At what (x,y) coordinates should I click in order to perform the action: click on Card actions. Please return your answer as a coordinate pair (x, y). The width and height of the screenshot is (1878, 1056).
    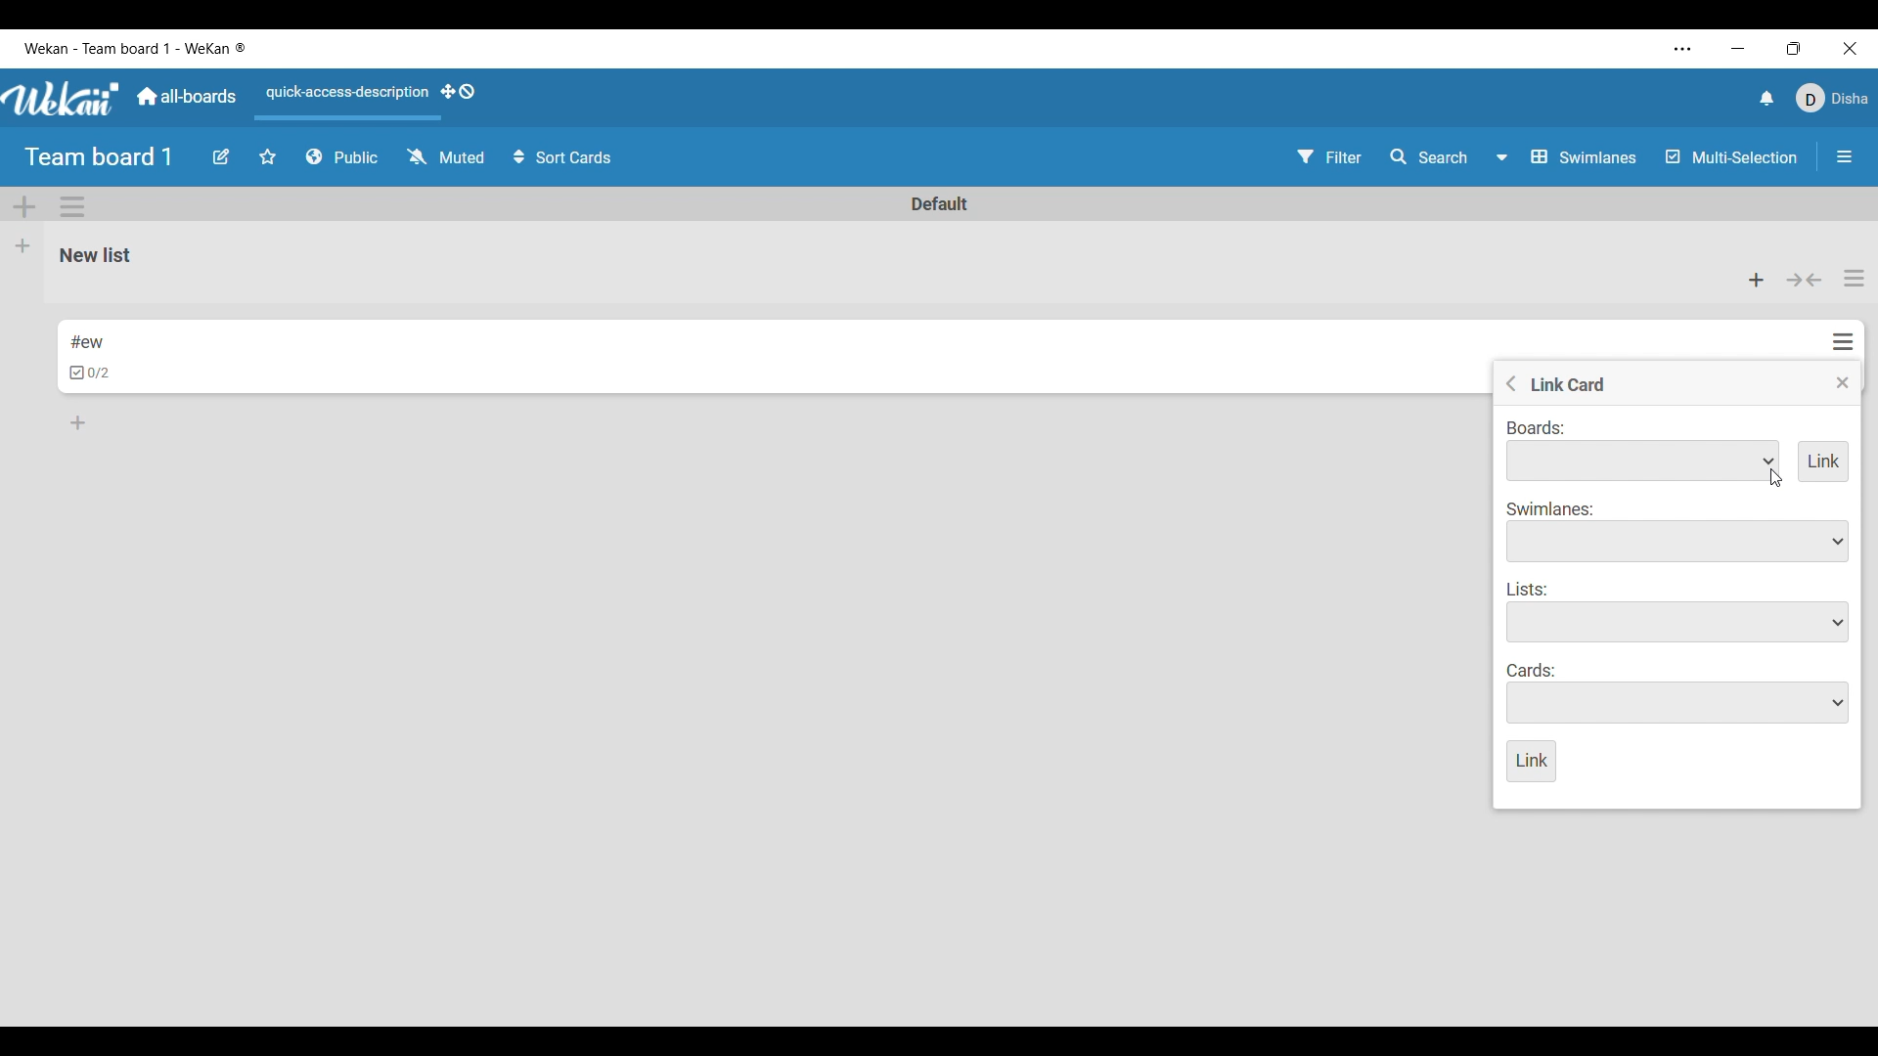
    Looking at the image, I should click on (1843, 342).